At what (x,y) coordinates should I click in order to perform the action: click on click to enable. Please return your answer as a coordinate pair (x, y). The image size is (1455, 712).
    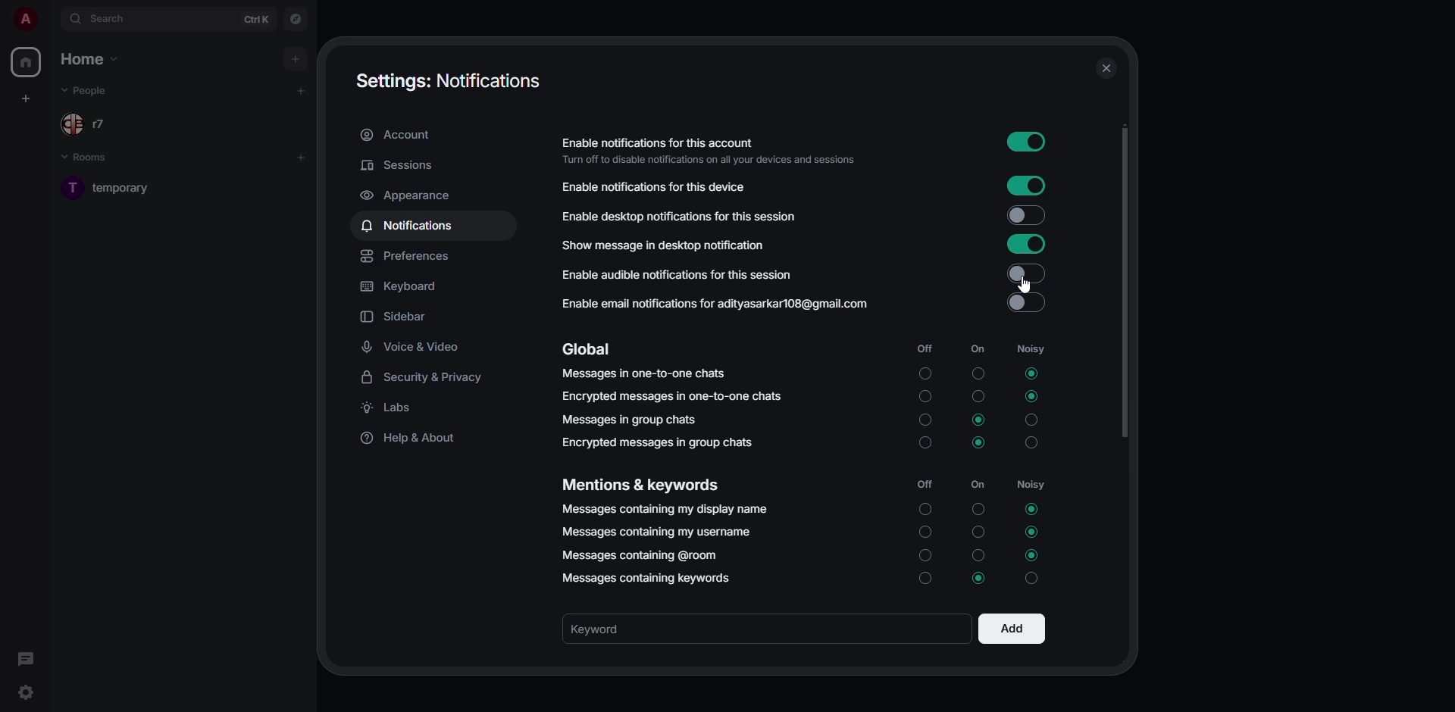
    Looking at the image, I should click on (1026, 303).